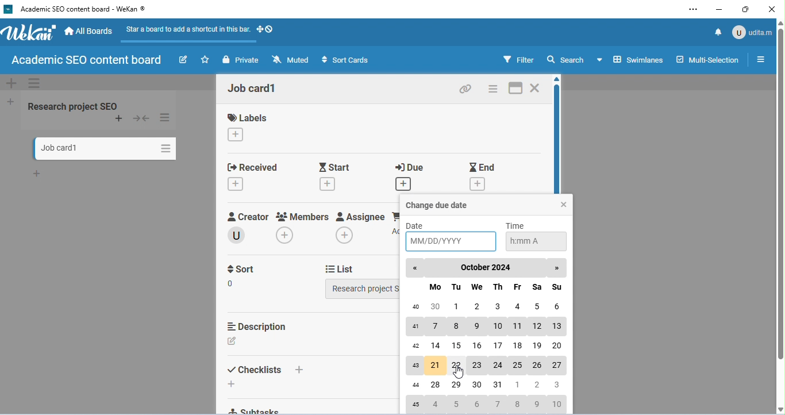 This screenshot has height=415, width=785. I want to click on admin: udita m, so click(751, 31).